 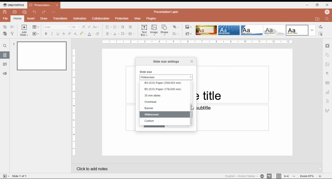 What do you see at coordinates (327, 5) in the screenshot?
I see `close` at bounding box center [327, 5].